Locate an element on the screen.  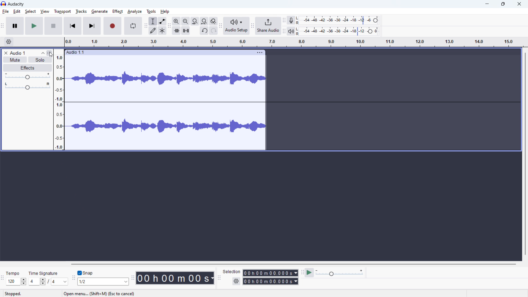
minimize is located at coordinates (486, 4).